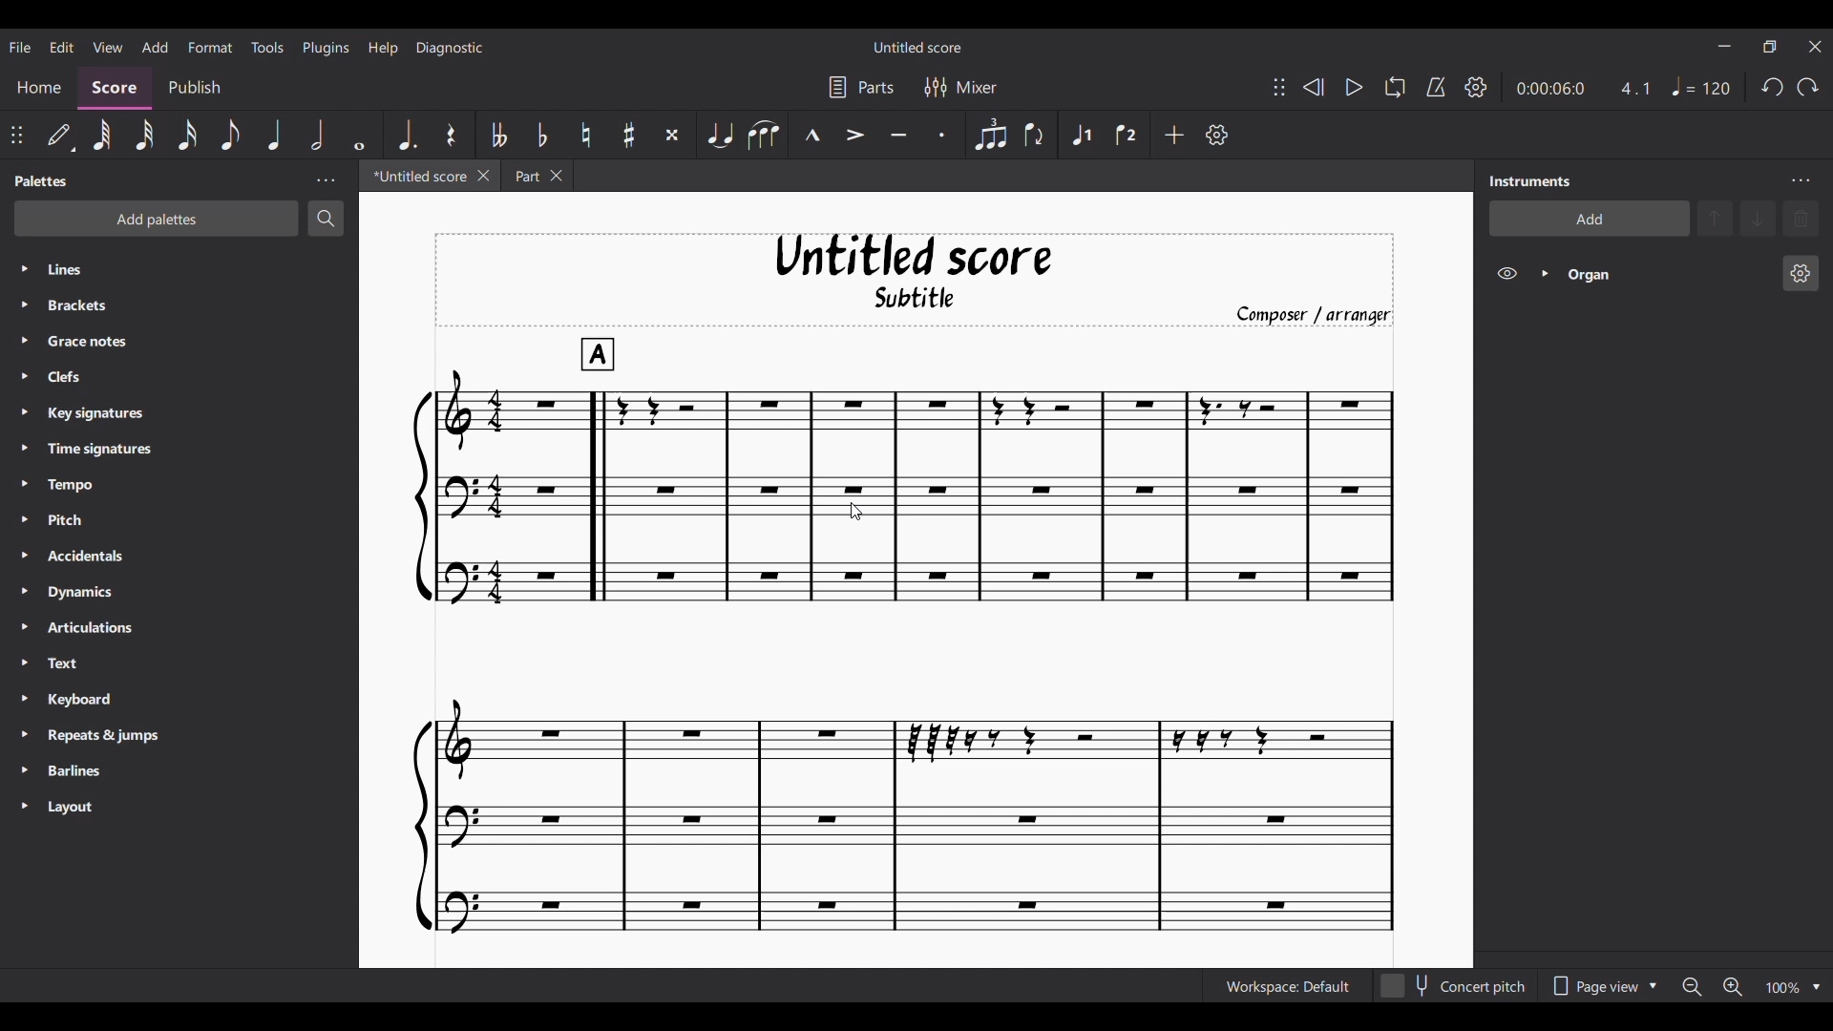  What do you see at coordinates (1545, 273) in the screenshot?
I see `Expand Organ` at bounding box center [1545, 273].